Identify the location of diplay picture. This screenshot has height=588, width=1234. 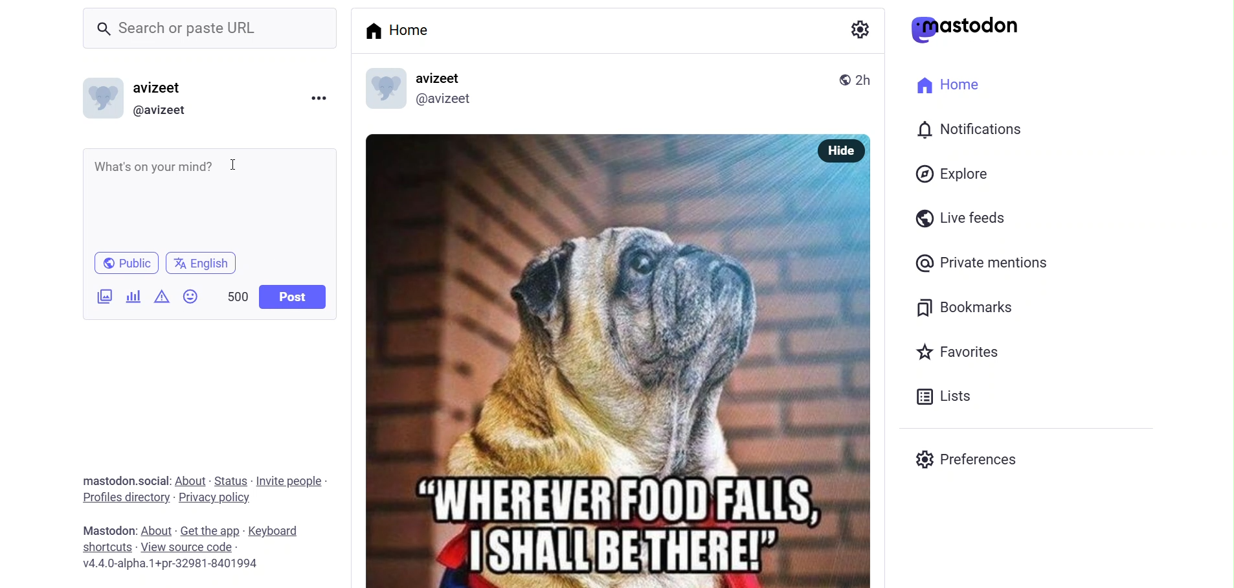
(384, 89).